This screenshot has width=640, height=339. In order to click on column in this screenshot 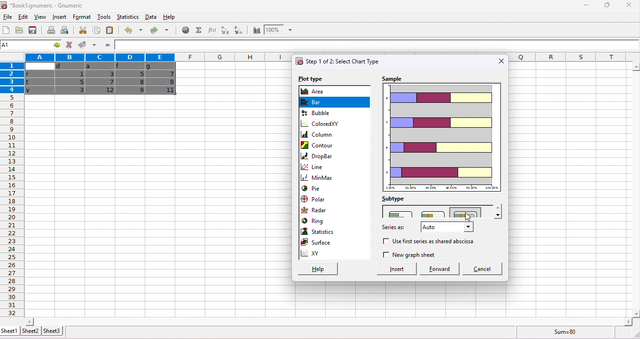, I will do `click(319, 136)`.